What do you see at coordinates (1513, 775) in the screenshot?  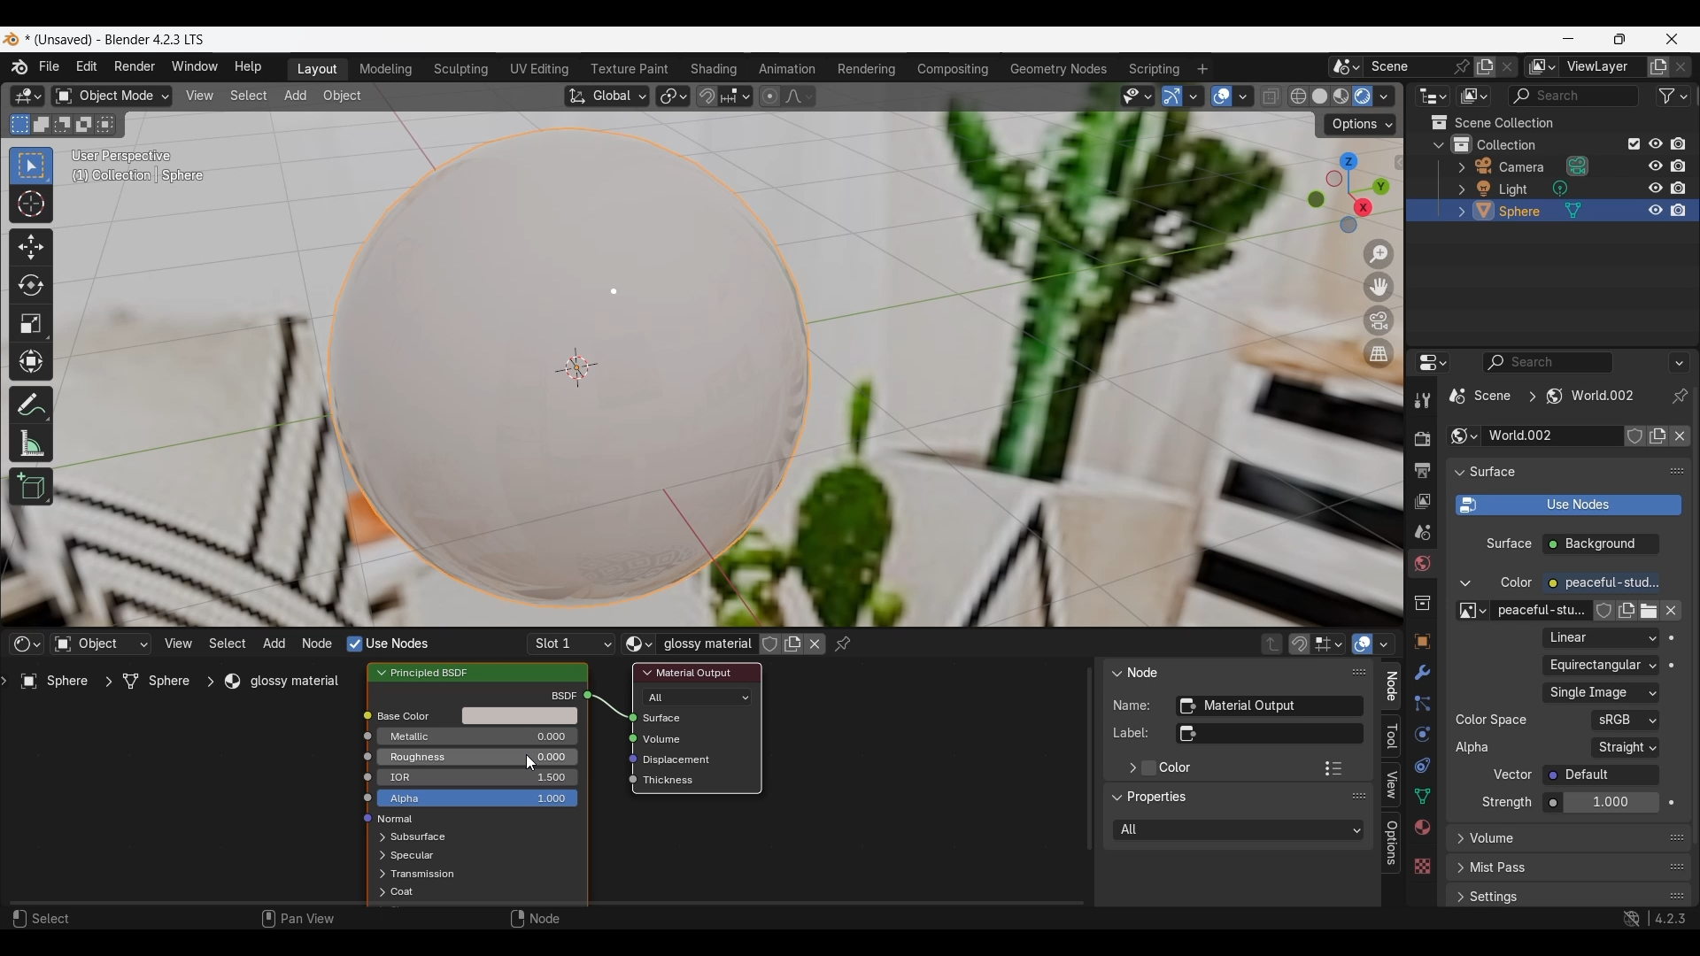 I see `Vector` at bounding box center [1513, 775].